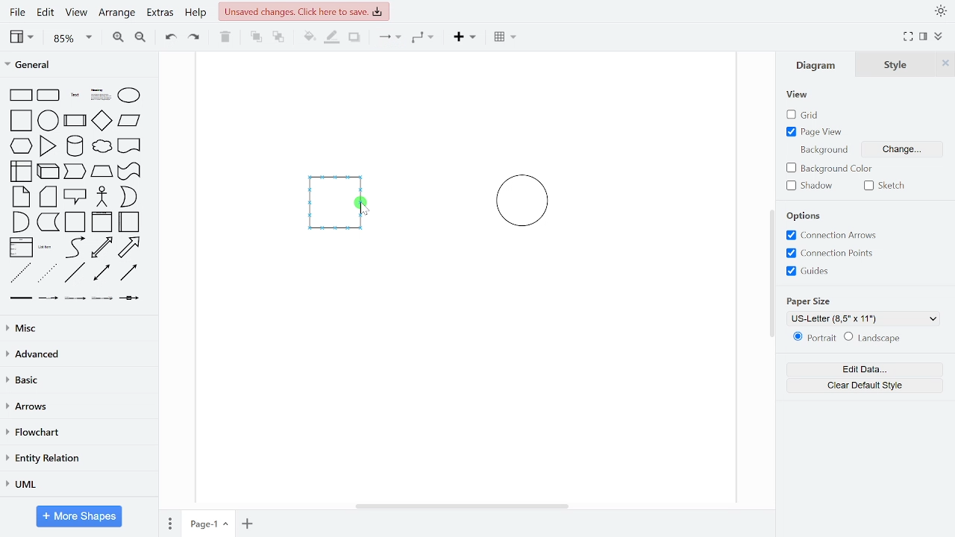 Image resolution: width=955 pixels, height=537 pixels. What do you see at coordinates (458, 232) in the screenshot?
I see `current diagram` at bounding box center [458, 232].